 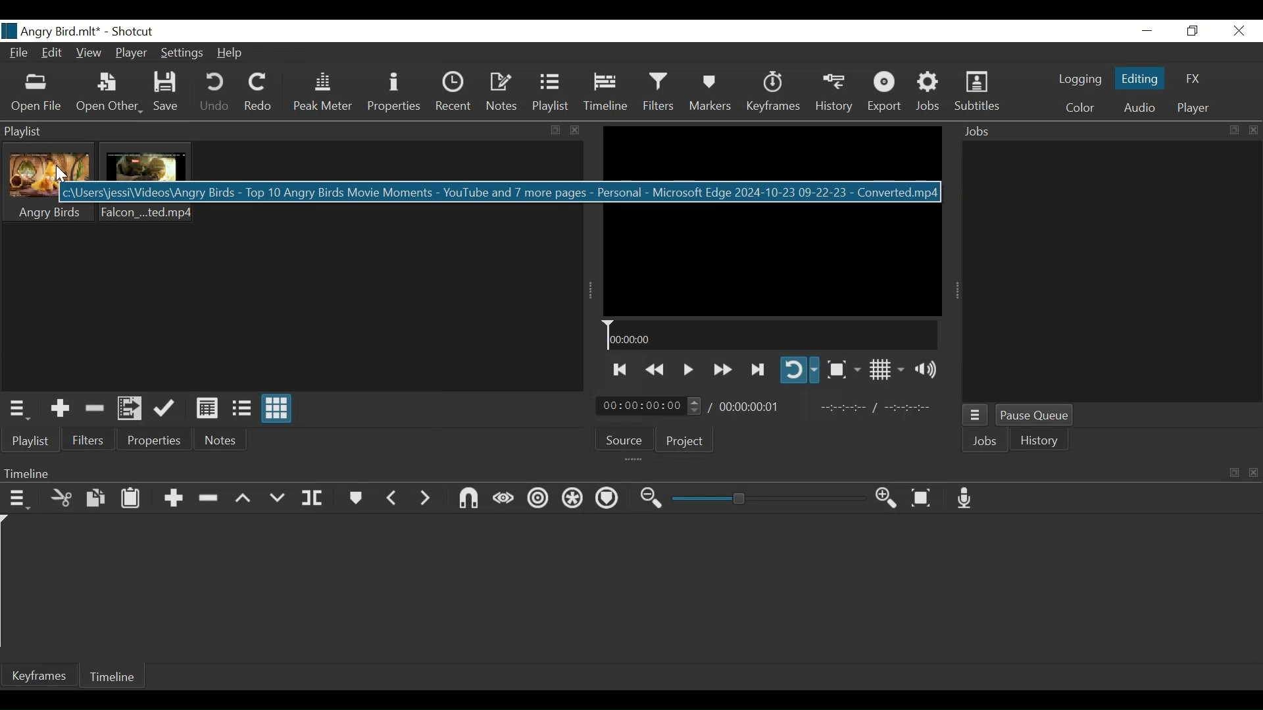 What do you see at coordinates (61, 498) in the screenshot?
I see `Cut` at bounding box center [61, 498].